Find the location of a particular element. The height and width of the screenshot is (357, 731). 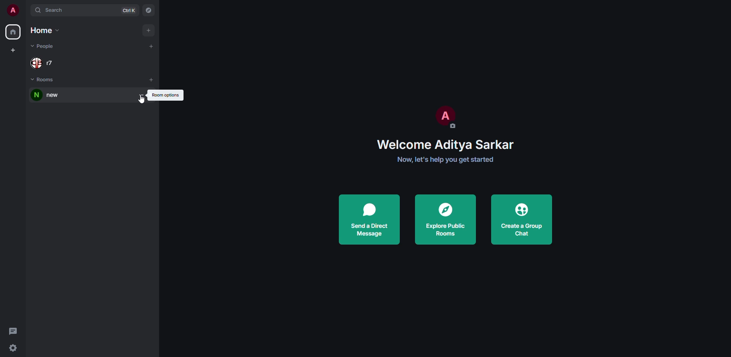

room is located at coordinates (50, 95).